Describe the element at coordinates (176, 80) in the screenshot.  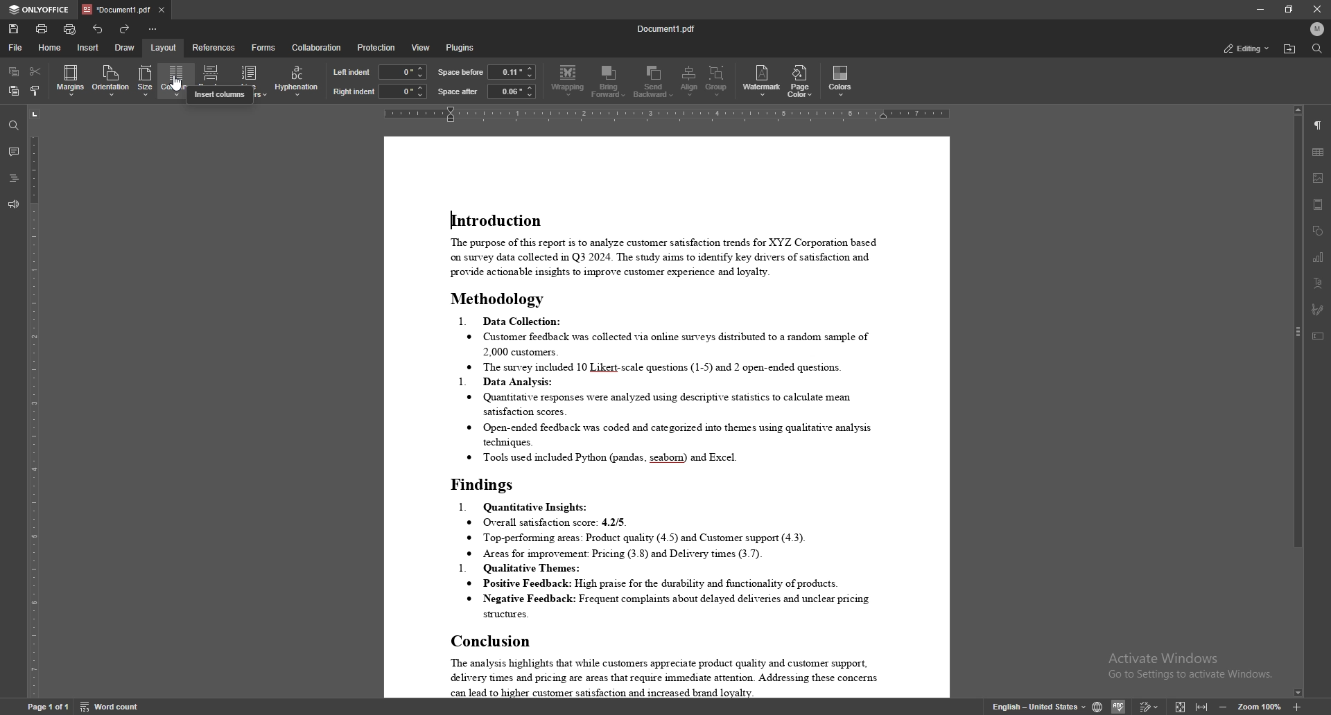
I see `columns` at that location.